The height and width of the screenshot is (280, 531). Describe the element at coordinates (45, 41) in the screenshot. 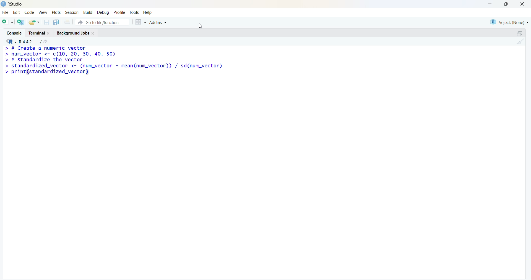

I see `share icon` at that location.